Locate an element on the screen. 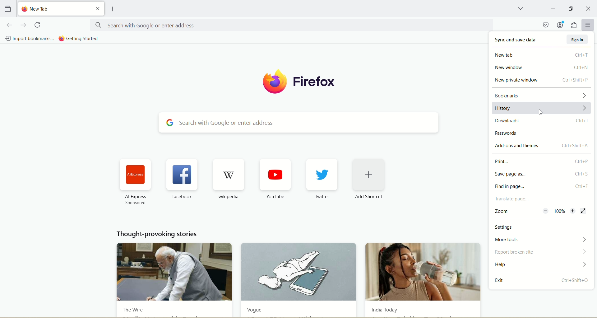 The width and height of the screenshot is (597, 318). exit is located at coordinates (541, 281).